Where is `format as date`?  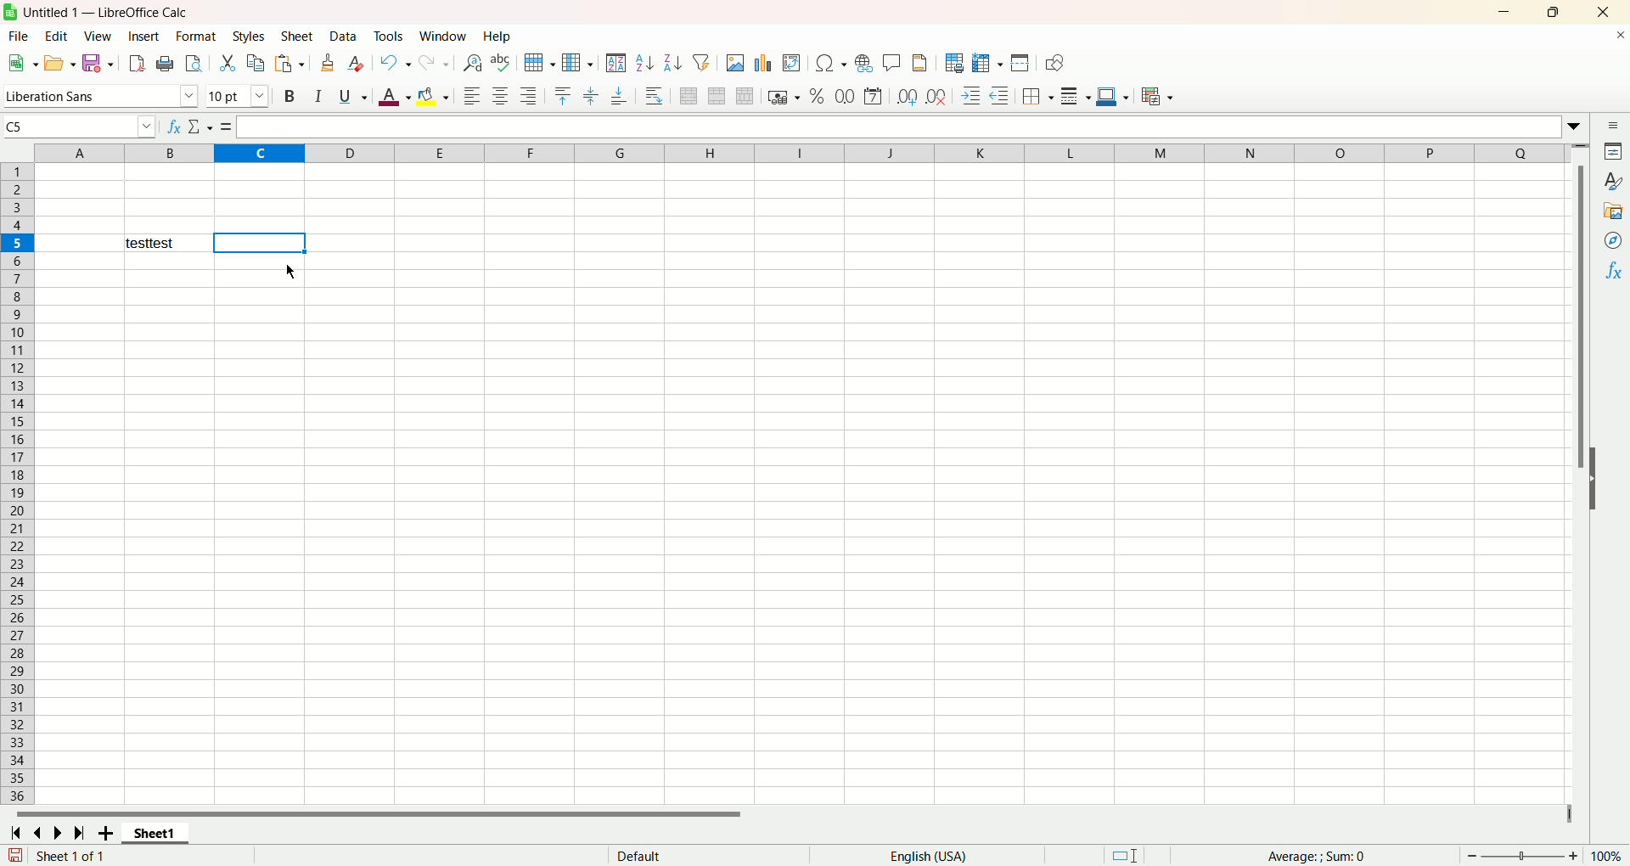
format as date is located at coordinates (873, 96).